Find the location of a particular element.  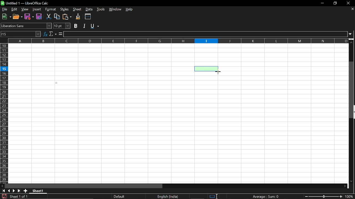

Current window is located at coordinates (27, 3).